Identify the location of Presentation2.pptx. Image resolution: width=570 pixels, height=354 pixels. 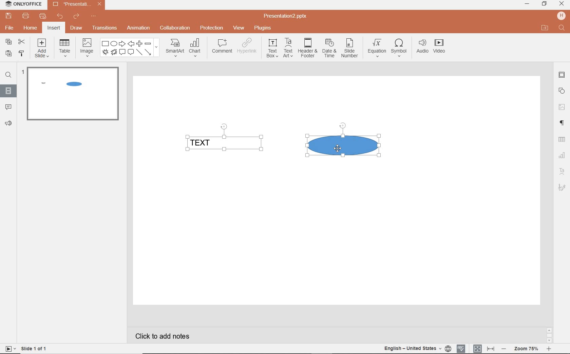
(76, 5).